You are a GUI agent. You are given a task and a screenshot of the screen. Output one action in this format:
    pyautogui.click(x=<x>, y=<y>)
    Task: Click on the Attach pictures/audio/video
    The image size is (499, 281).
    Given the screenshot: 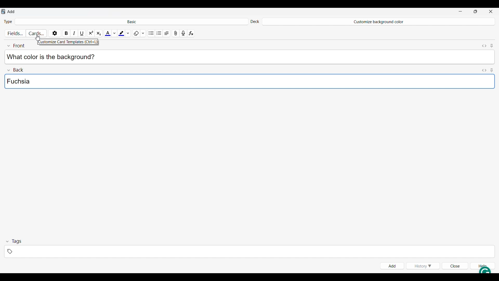 What is the action you would take?
    pyautogui.click(x=176, y=33)
    